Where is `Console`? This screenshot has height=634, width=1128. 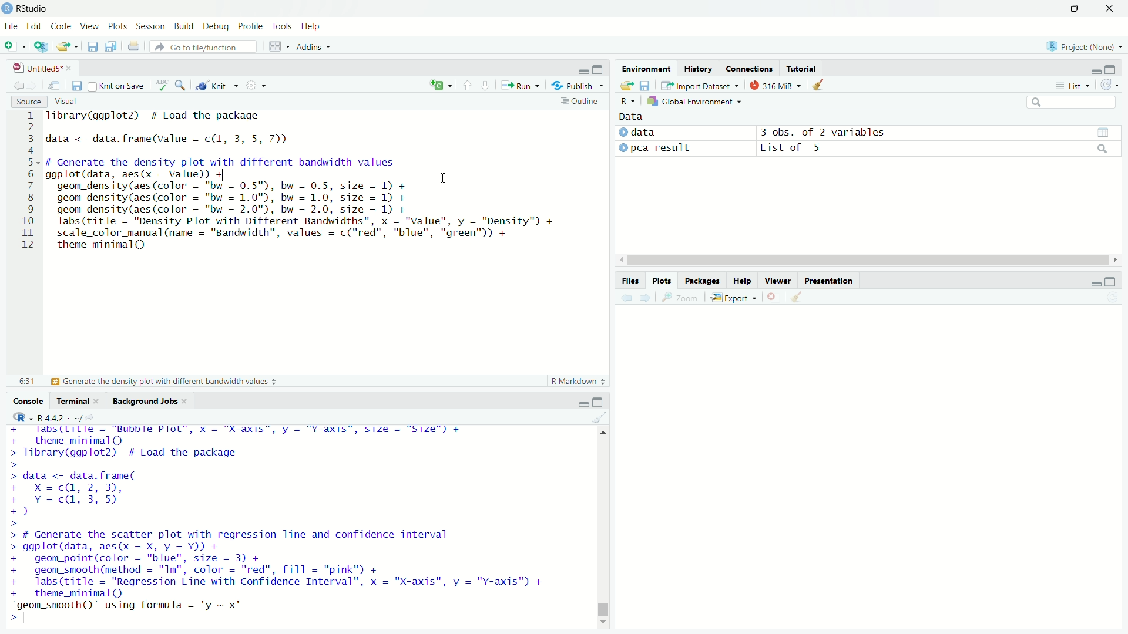 Console is located at coordinates (27, 400).